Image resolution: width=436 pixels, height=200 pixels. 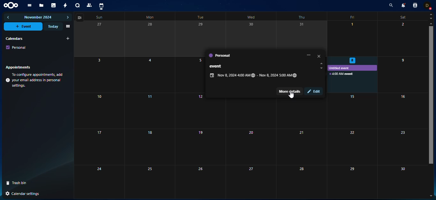 What do you see at coordinates (20, 67) in the screenshot?
I see `appointments` at bounding box center [20, 67].